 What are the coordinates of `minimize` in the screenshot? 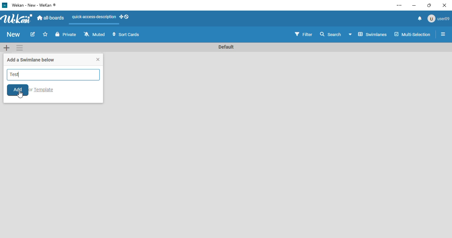 It's located at (414, 6).